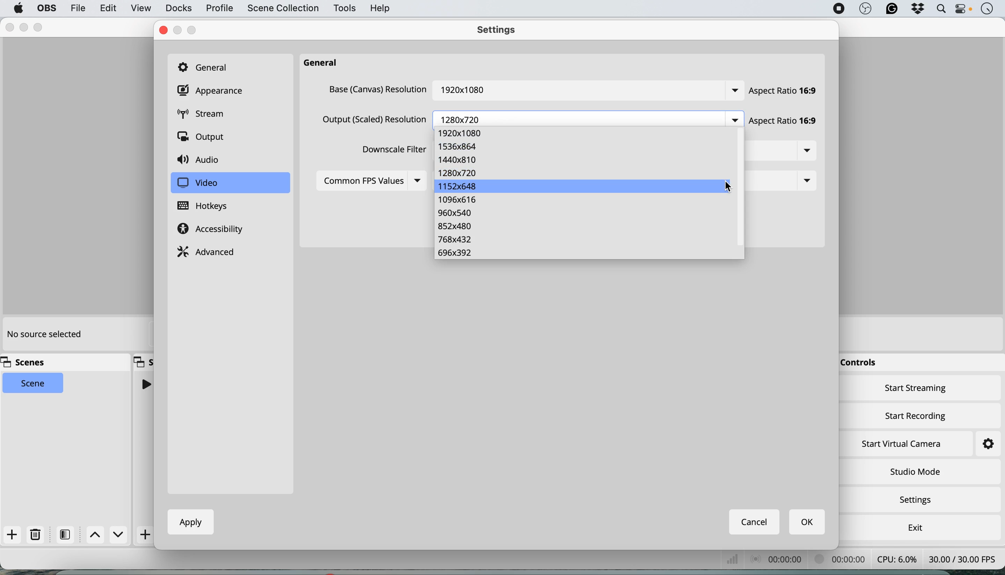 Image resolution: width=1005 pixels, height=575 pixels. What do you see at coordinates (40, 27) in the screenshot?
I see `maximise` at bounding box center [40, 27].